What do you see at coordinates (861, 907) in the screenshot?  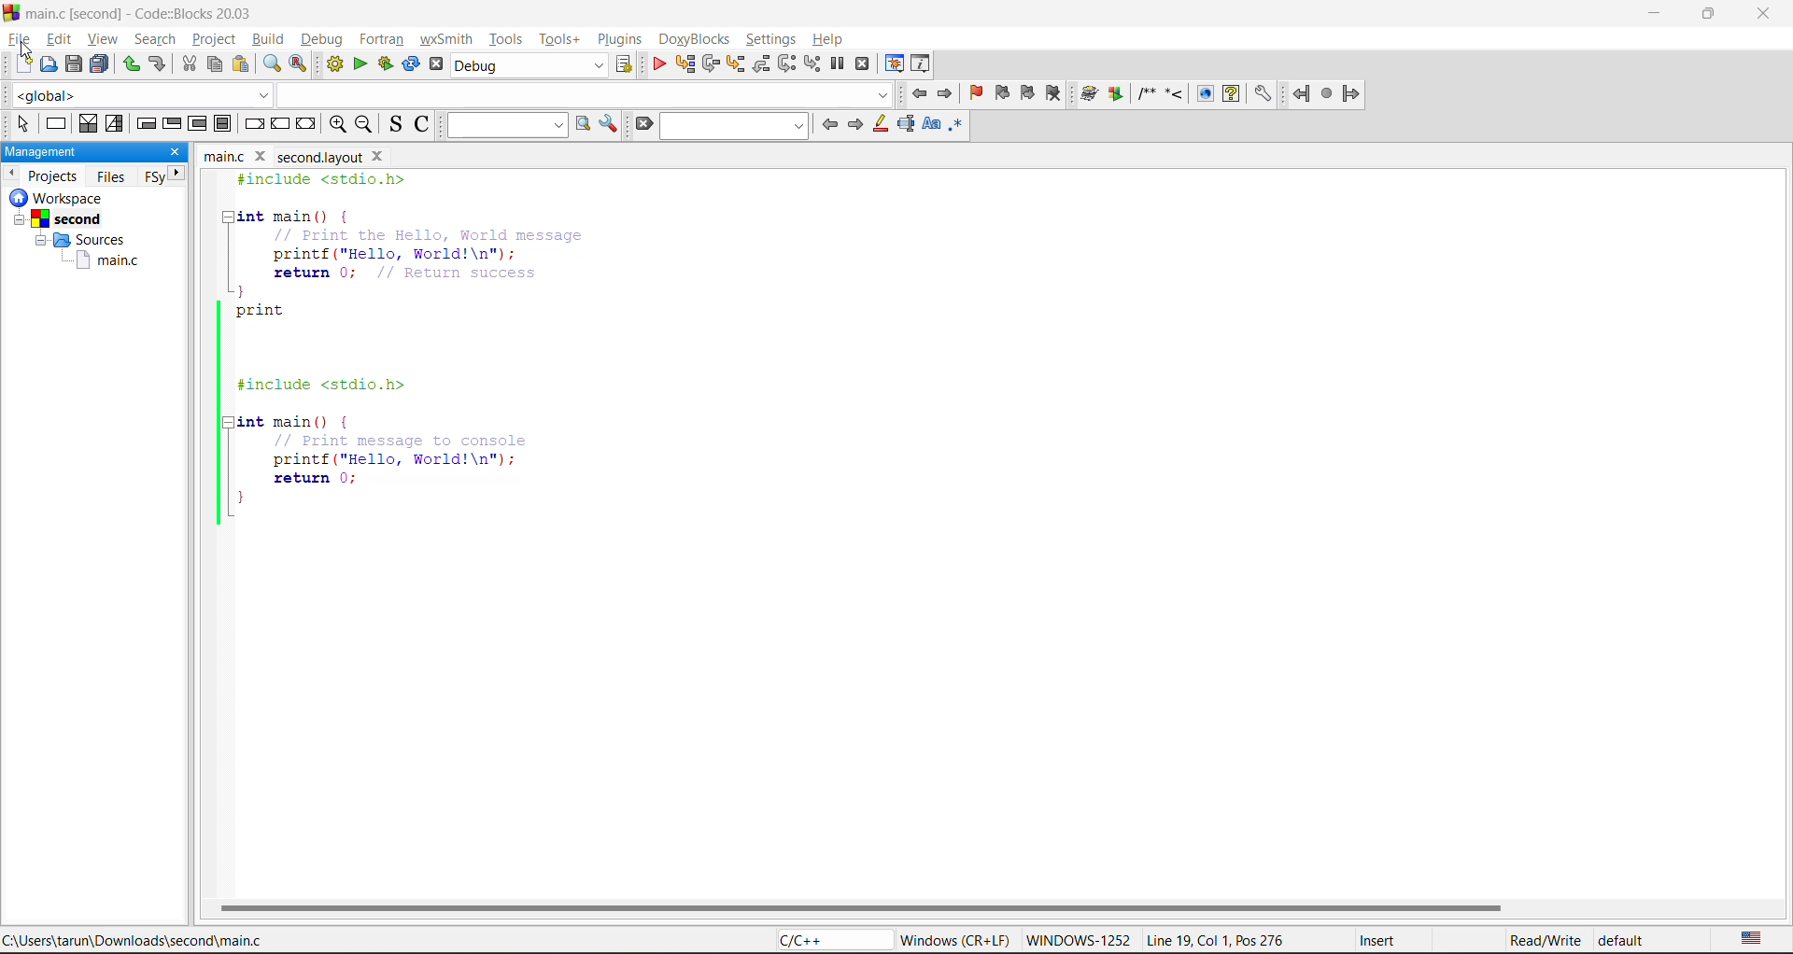 I see `horizontal scroll bar` at bounding box center [861, 907].